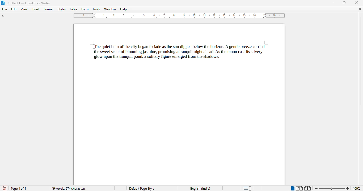  I want to click on book view, so click(308, 188).